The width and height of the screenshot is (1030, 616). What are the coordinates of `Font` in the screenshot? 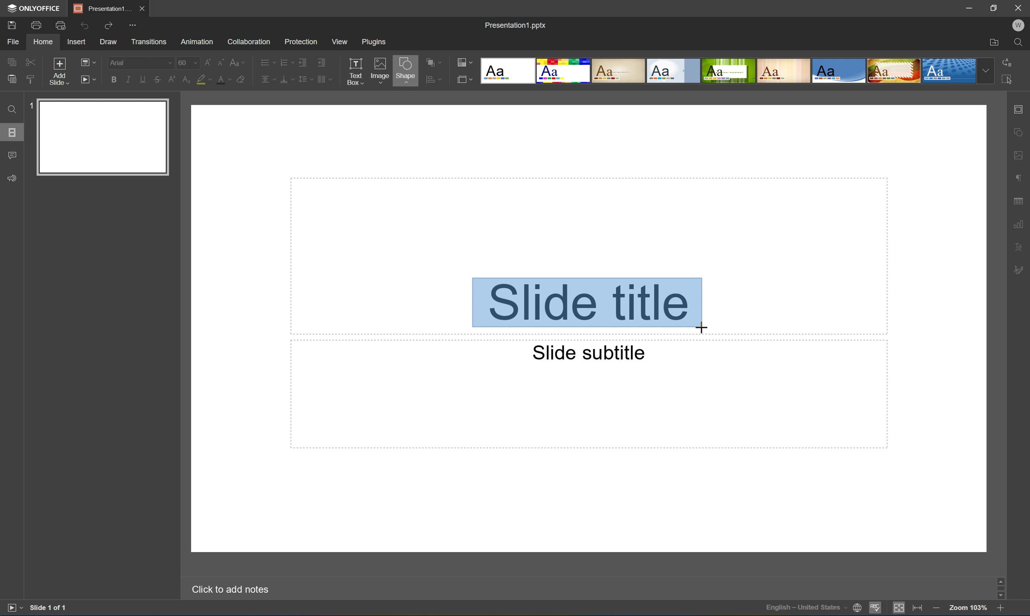 It's located at (140, 63).